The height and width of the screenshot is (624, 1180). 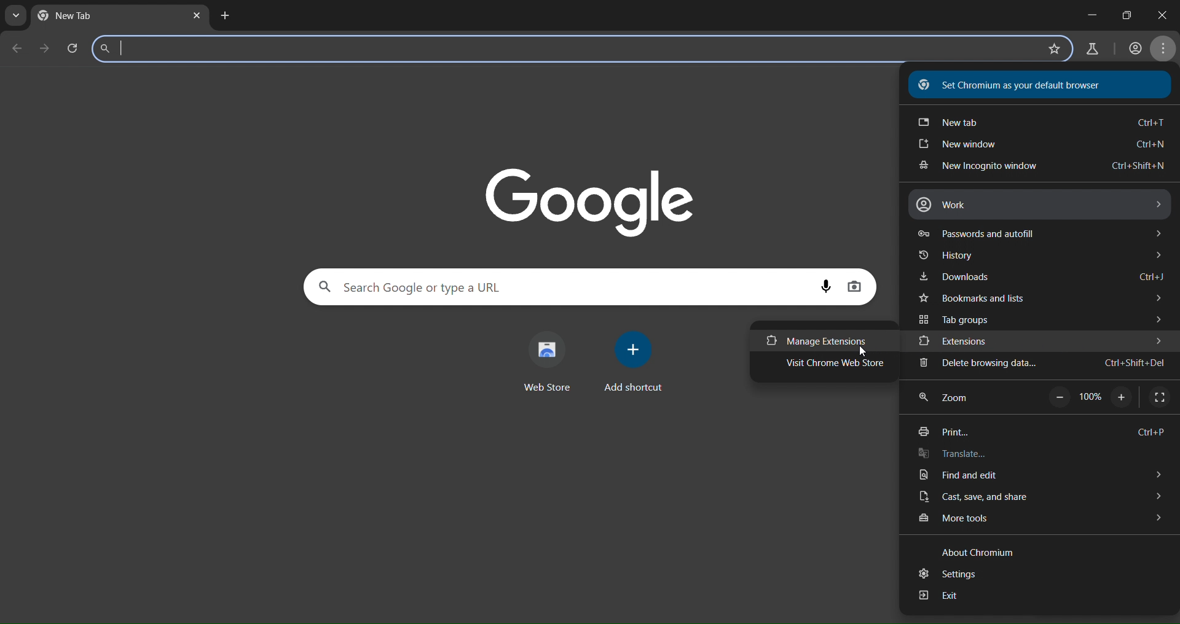 What do you see at coordinates (1090, 12) in the screenshot?
I see `minimize` at bounding box center [1090, 12].